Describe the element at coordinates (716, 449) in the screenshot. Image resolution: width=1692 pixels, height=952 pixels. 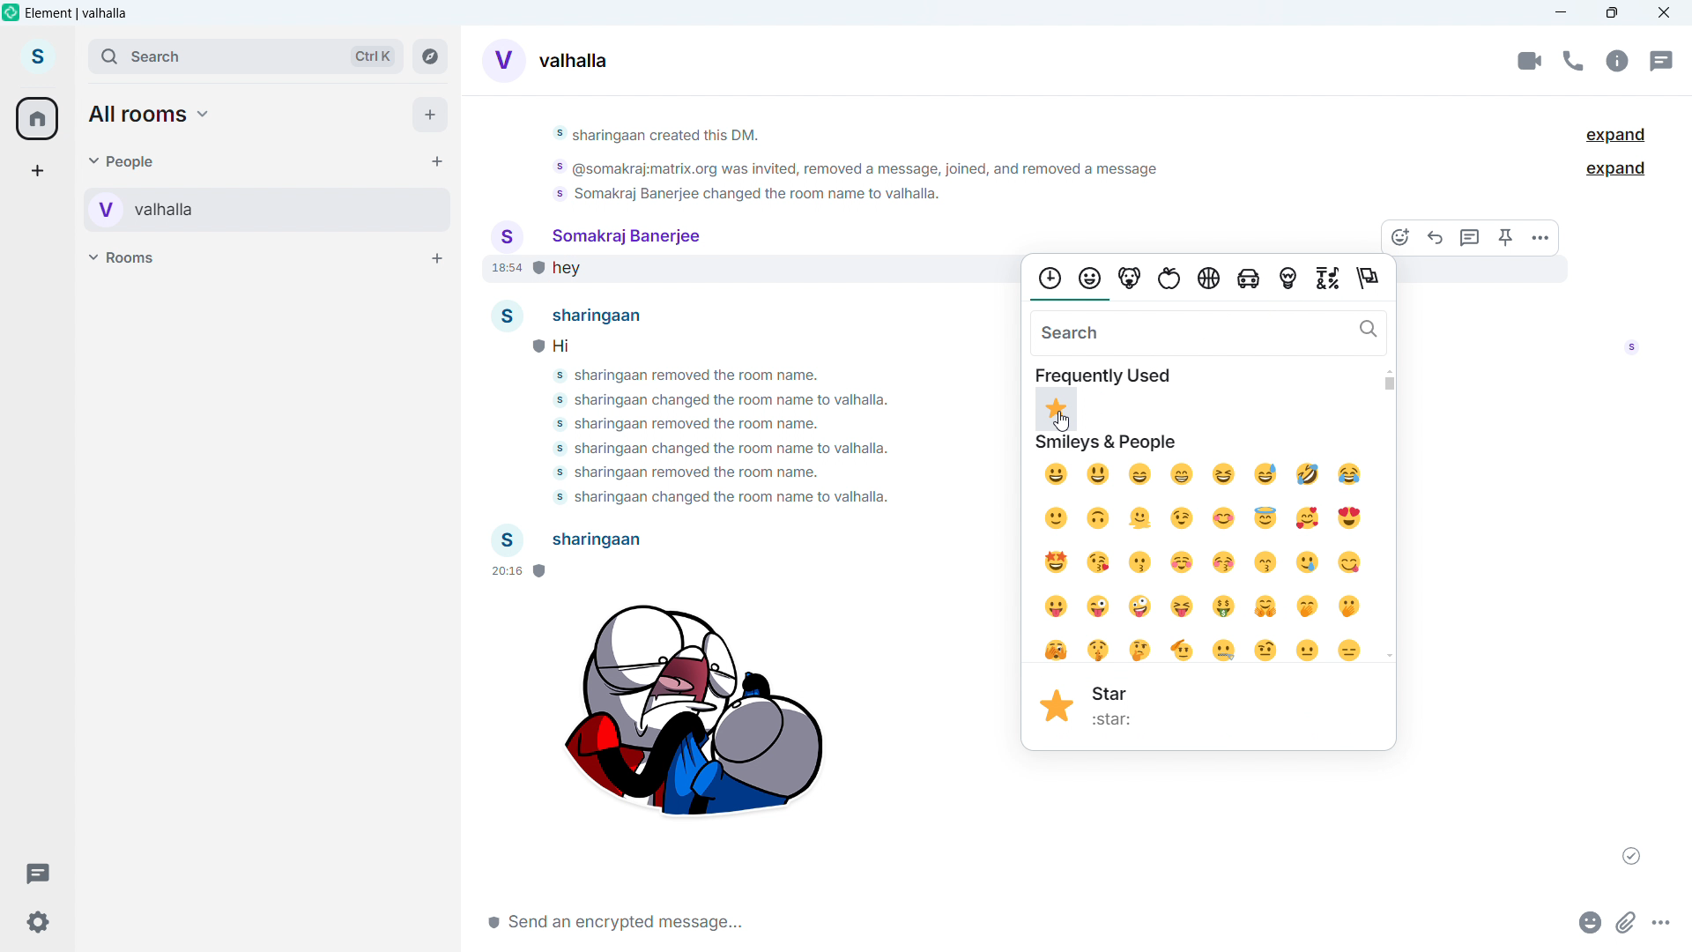
I see `somakraj banerjee charged the room name to valhalla` at that location.